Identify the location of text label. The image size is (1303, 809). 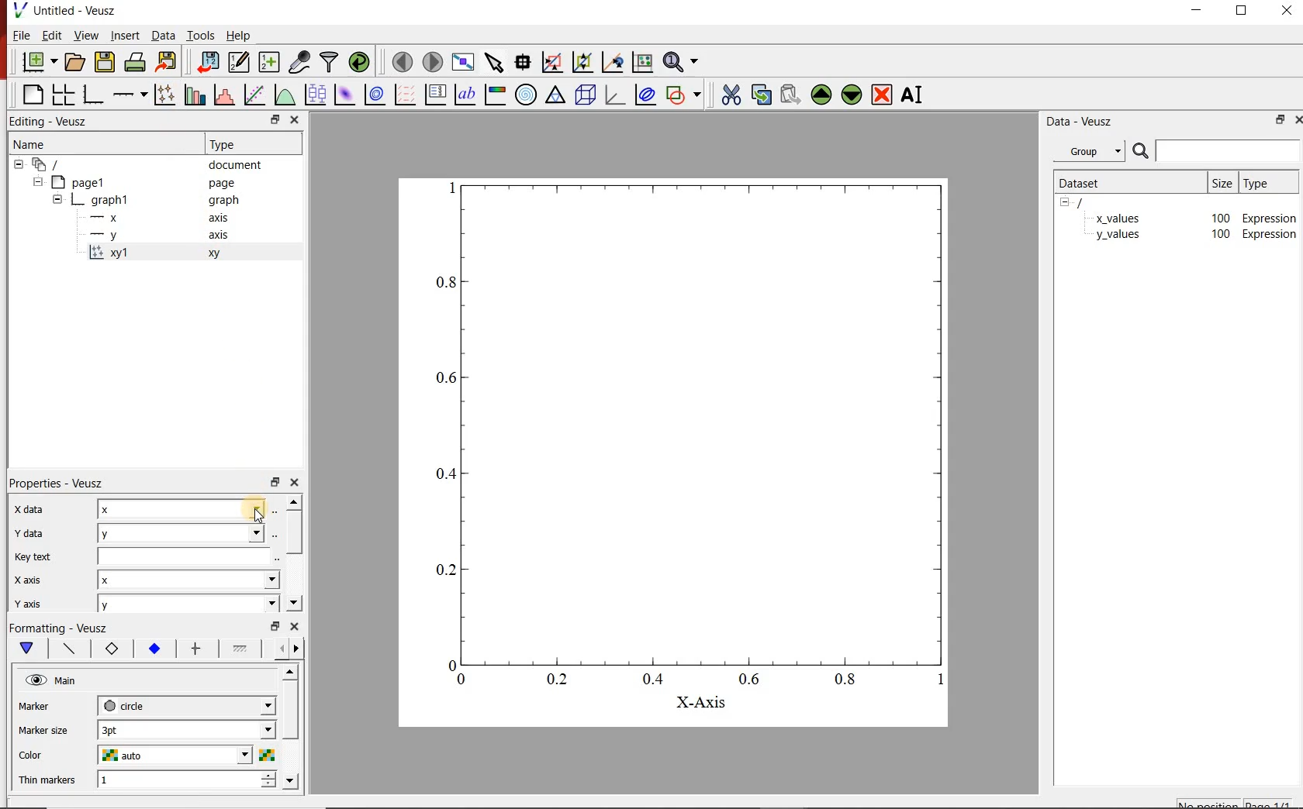
(463, 95).